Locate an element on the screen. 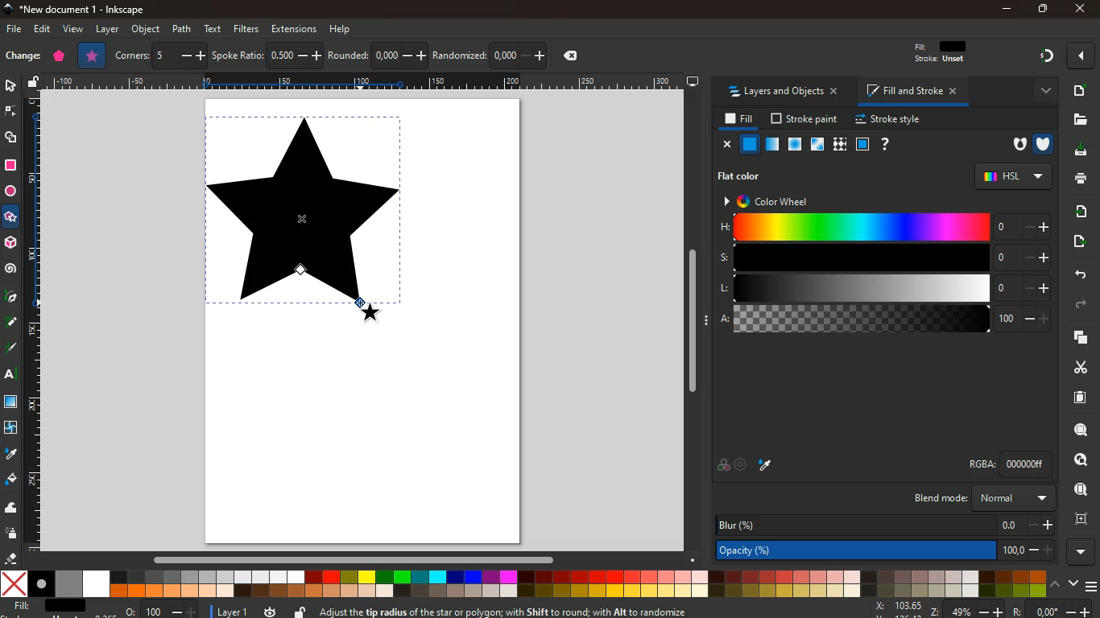 The image size is (1100, 618). s is located at coordinates (886, 257).